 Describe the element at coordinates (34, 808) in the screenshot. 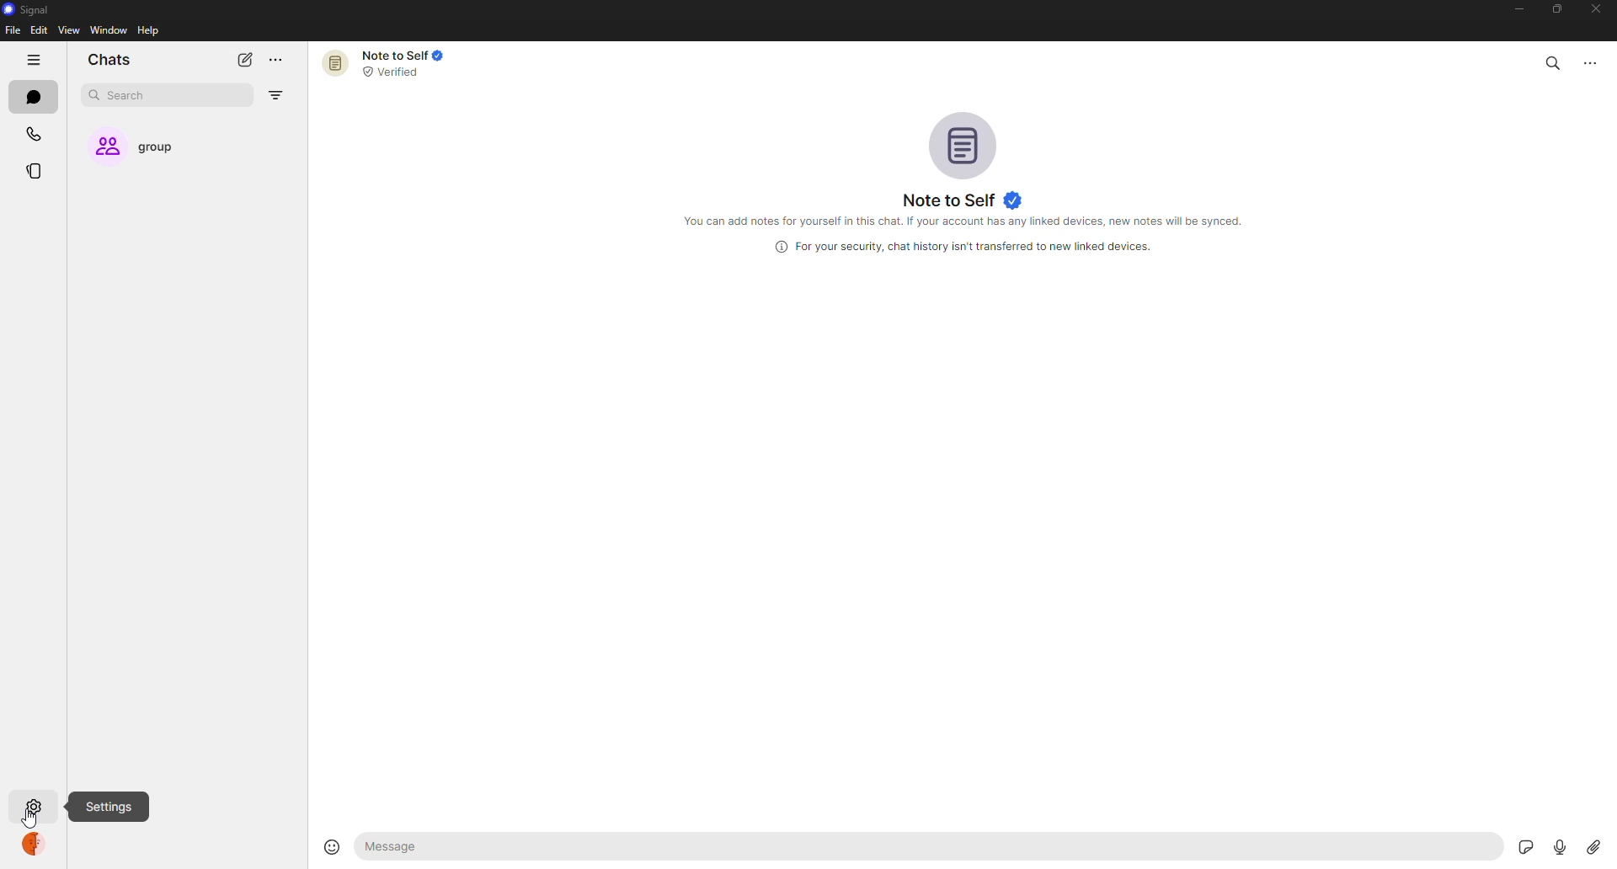

I see `settings` at that location.